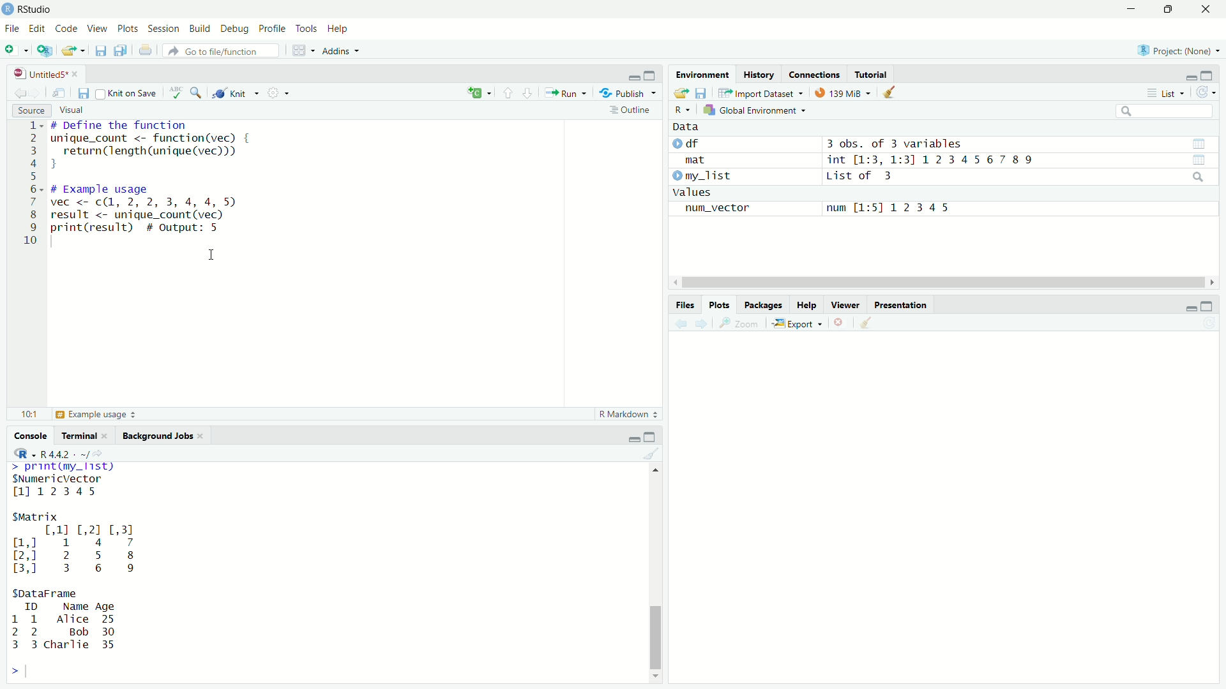 The width and height of the screenshot is (1226, 689). What do you see at coordinates (145, 52) in the screenshot?
I see `print current file` at bounding box center [145, 52].